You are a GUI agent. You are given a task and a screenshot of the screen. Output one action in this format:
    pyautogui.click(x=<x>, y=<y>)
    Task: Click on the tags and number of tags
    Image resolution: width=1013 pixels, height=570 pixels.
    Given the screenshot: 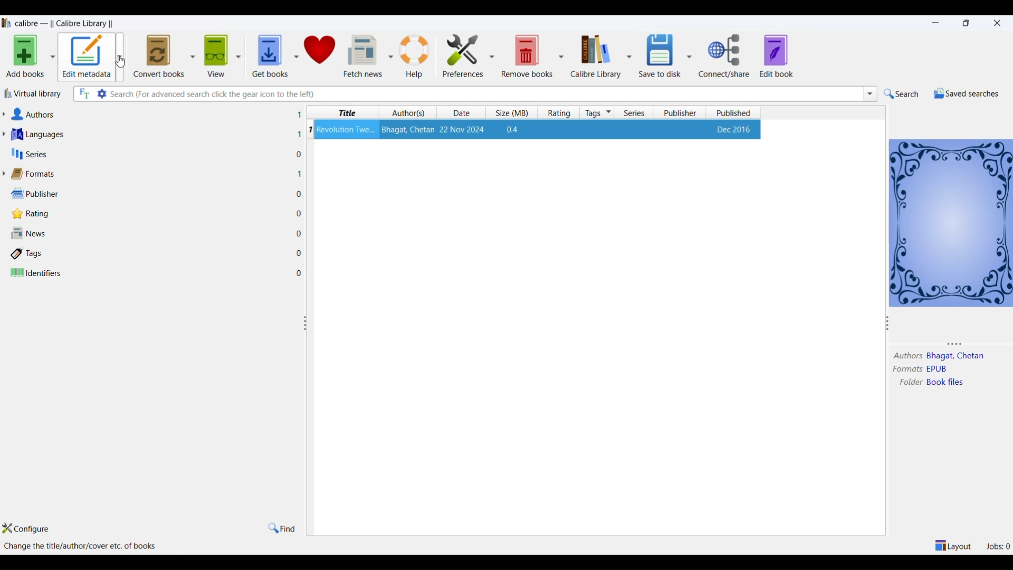 What is the action you would take?
    pyautogui.click(x=31, y=253)
    